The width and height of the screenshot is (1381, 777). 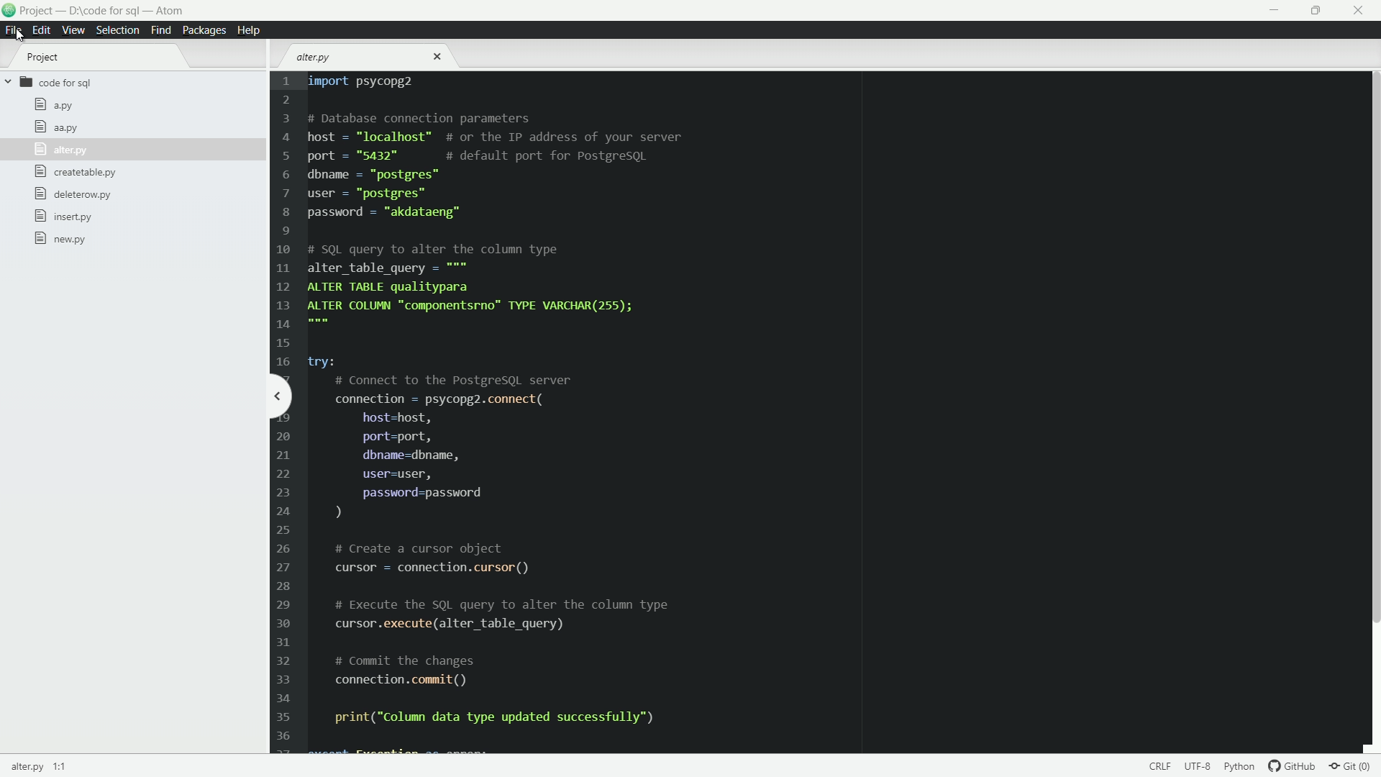 What do you see at coordinates (60, 238) in the screenshot?
I see `new.py file` at bounding box center [60, 238].